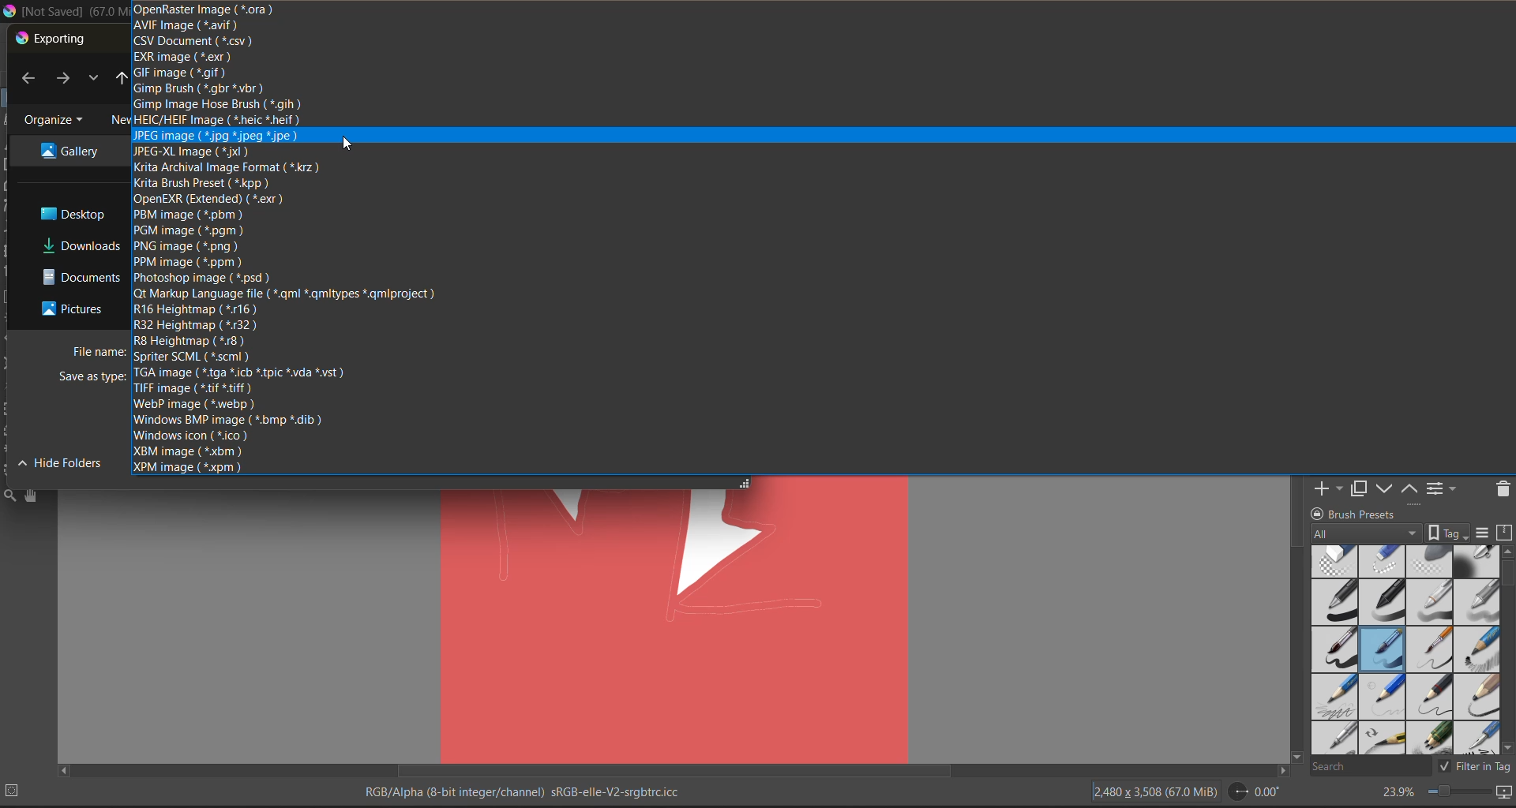  What do you see at coordinates (1367, 491) in the screenshot?
I see `duplicate layer ` at bounding box center [1367, 491].